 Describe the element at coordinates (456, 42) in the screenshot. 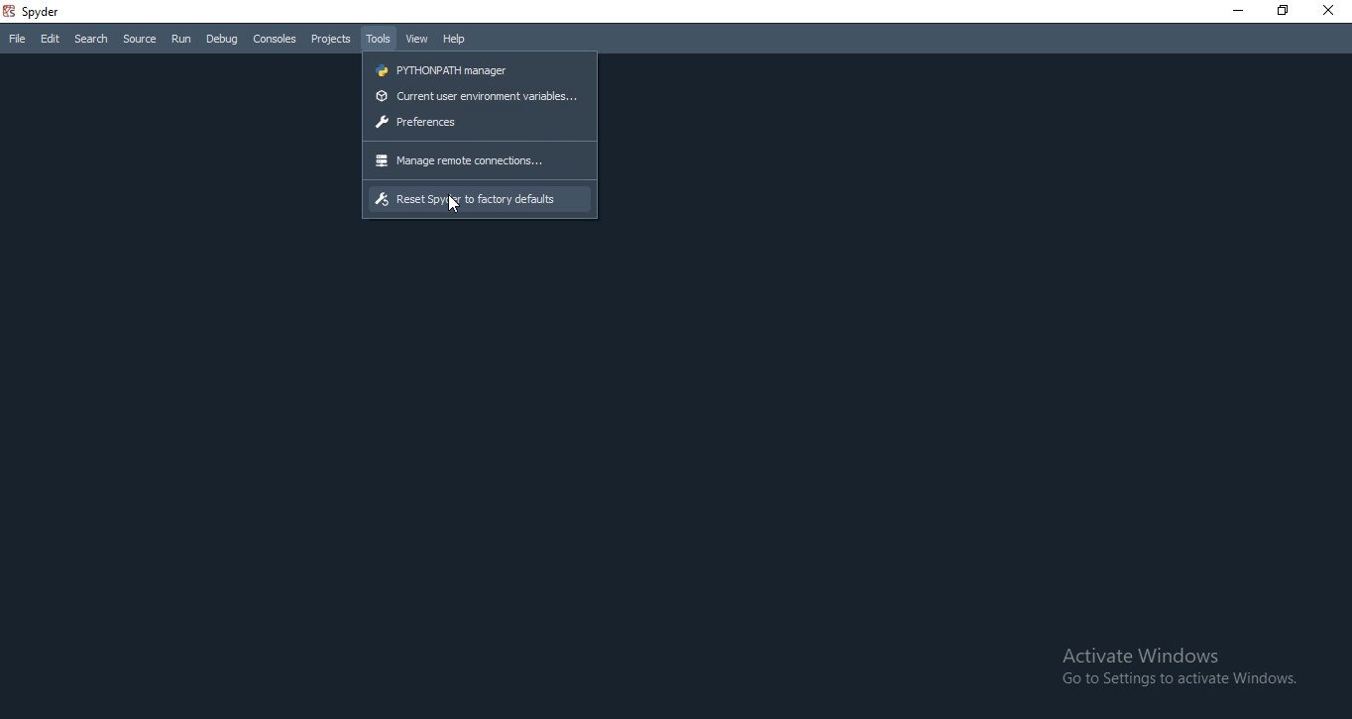

I see `Help` at that location.